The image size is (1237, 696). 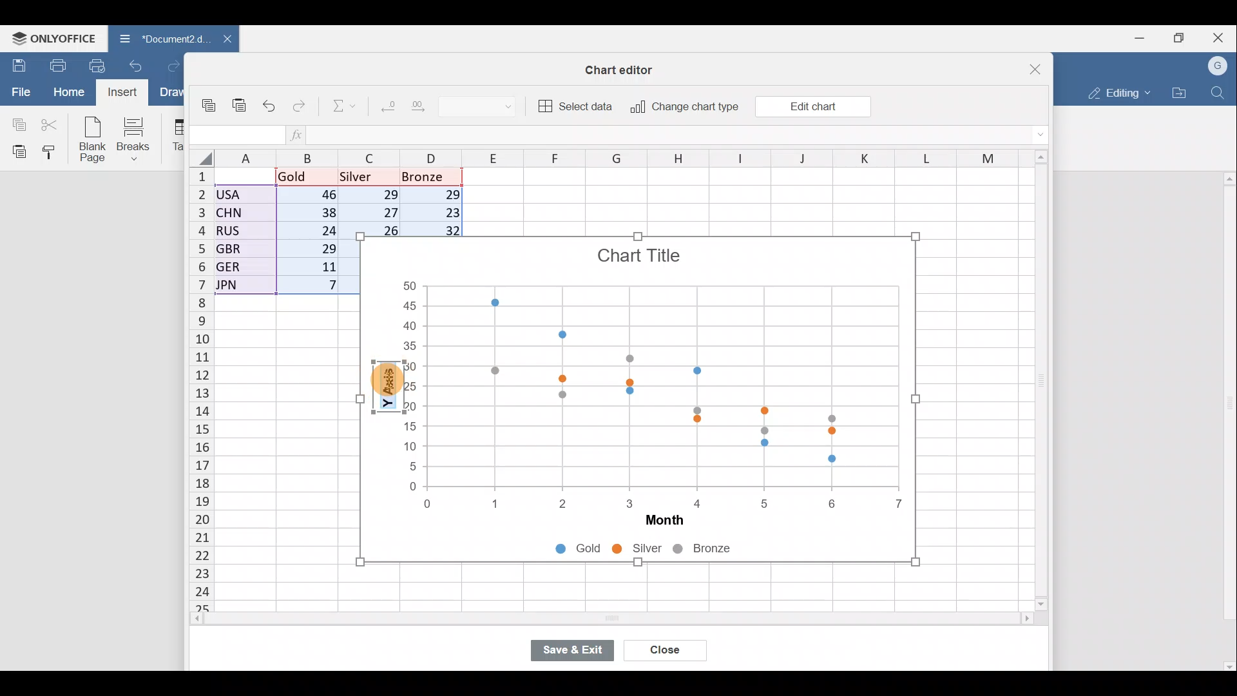 I want to click on Find, so click(x=1218, y=93).